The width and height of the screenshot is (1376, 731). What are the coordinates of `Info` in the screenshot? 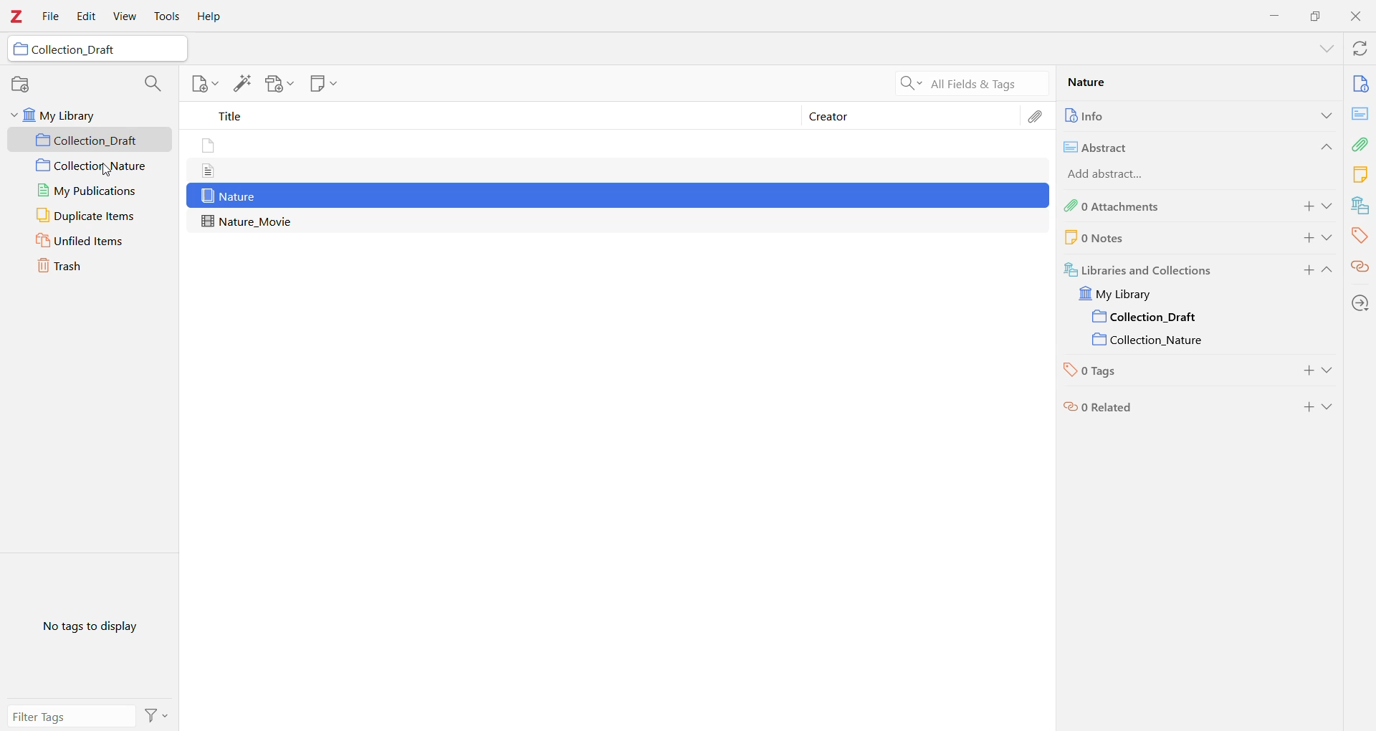 It's located at (1163, 115).